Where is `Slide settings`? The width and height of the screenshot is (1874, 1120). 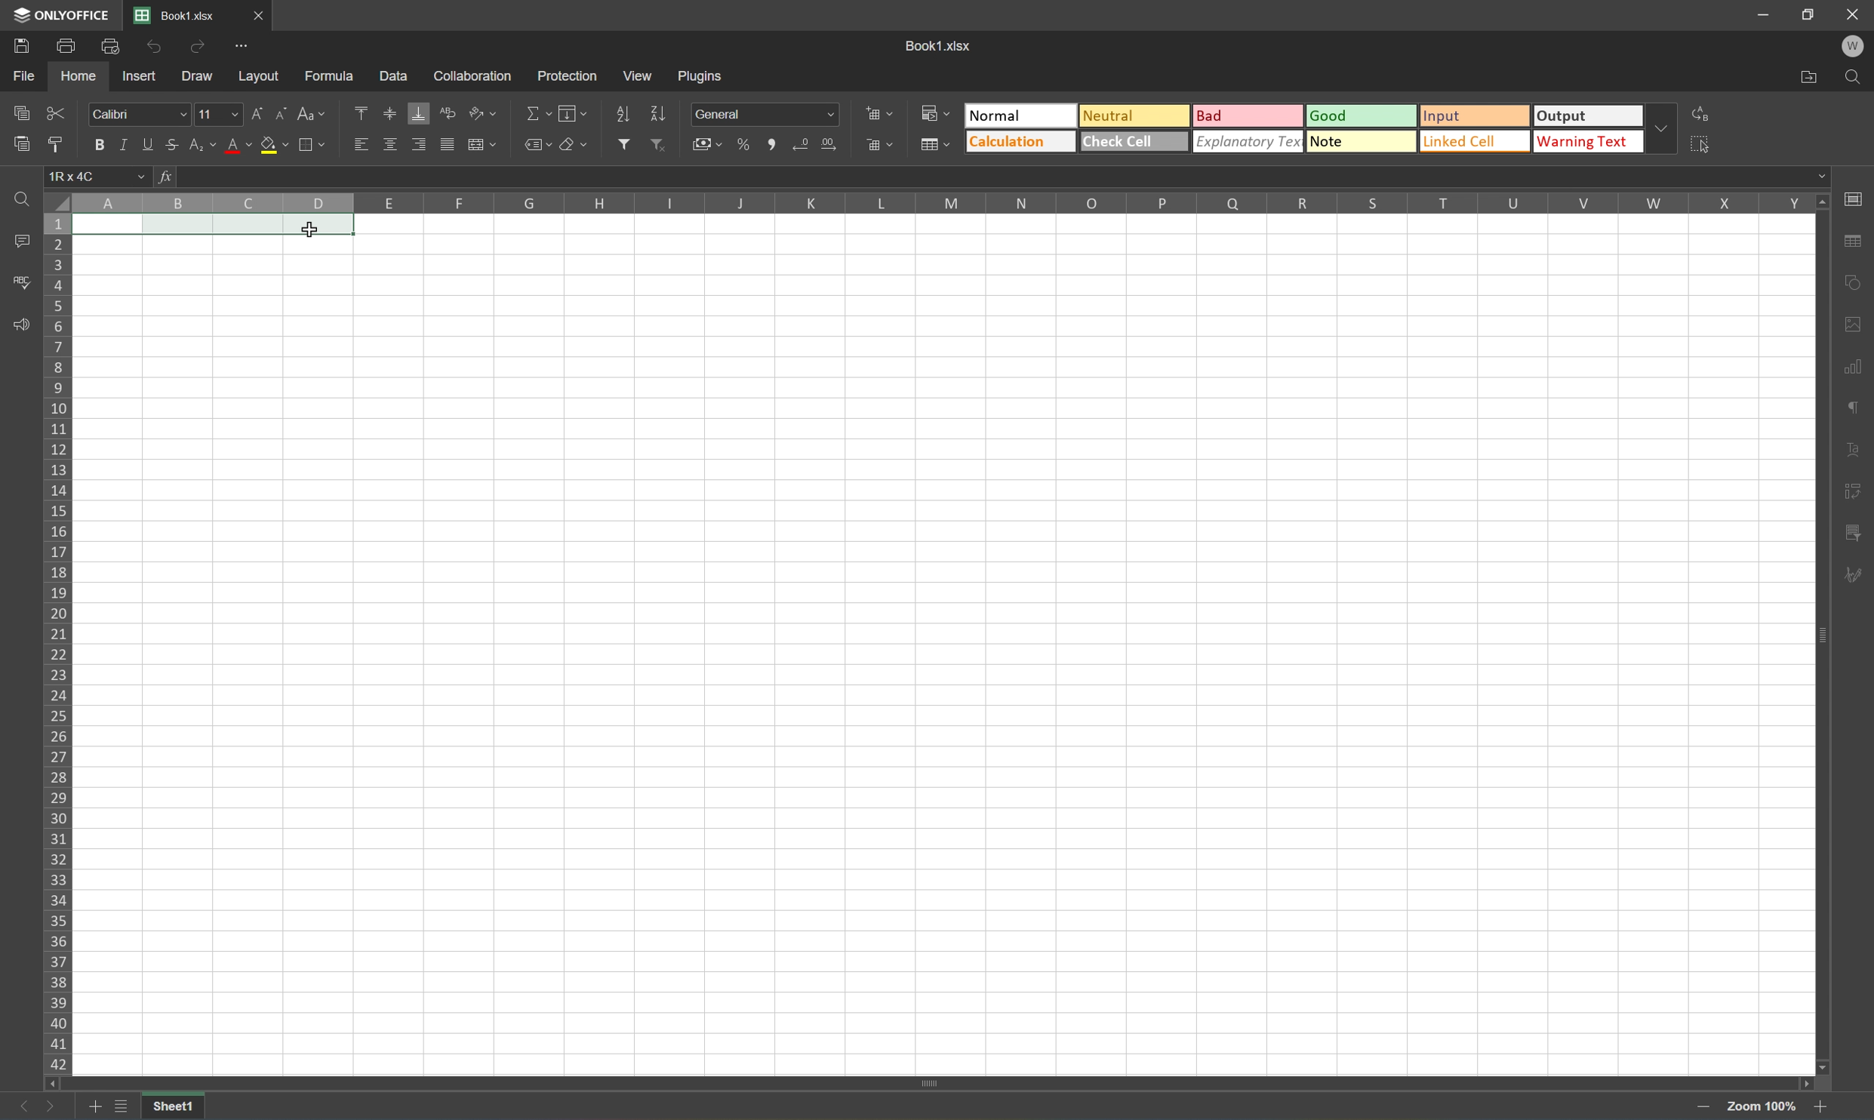 Slide settings is located at coordinates (1857, 198).